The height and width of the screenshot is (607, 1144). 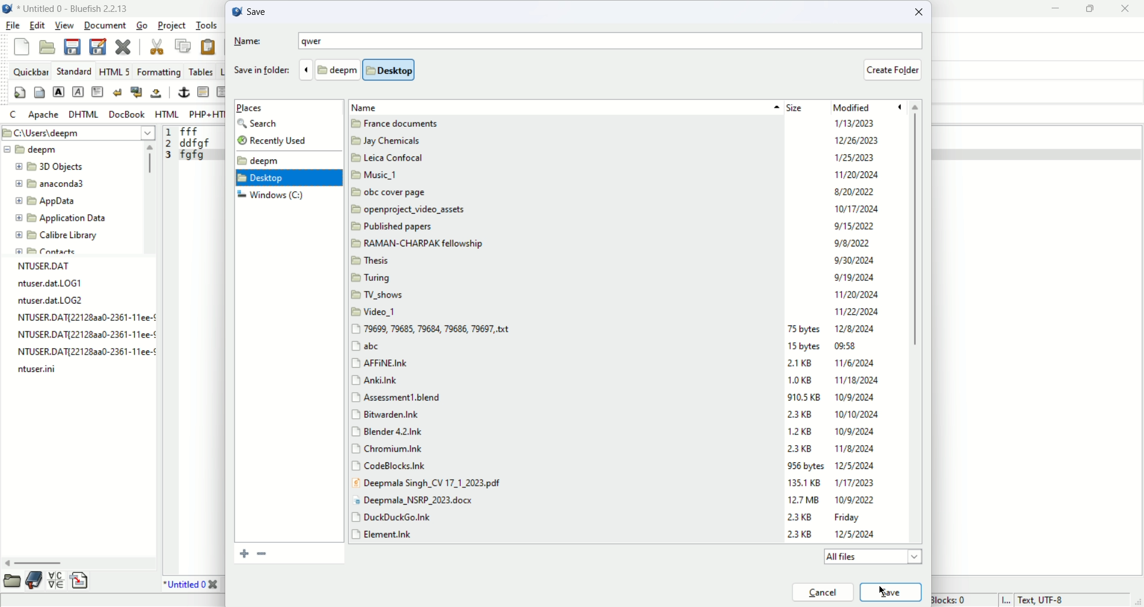 I want to click on file name, so click(x=83, y=336).